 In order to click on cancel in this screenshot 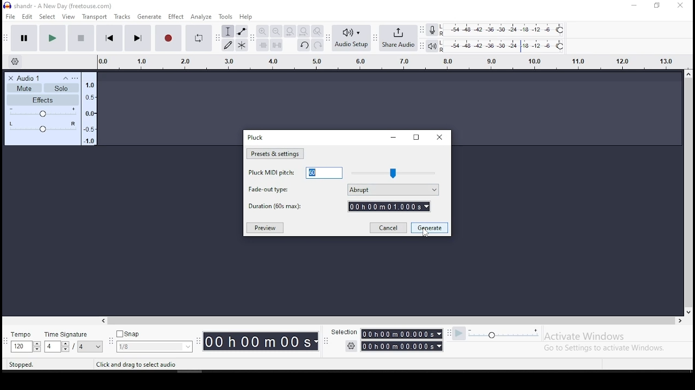, I will do `click(389, 227)`.